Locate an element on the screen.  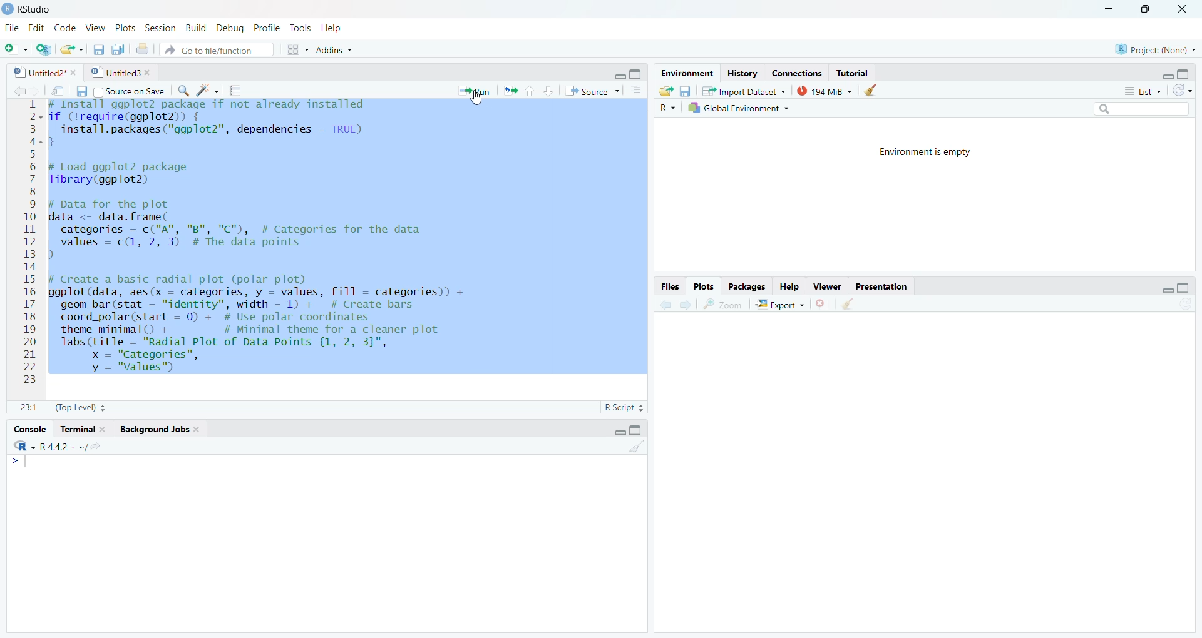
Build is located at coordinates (194, 28).